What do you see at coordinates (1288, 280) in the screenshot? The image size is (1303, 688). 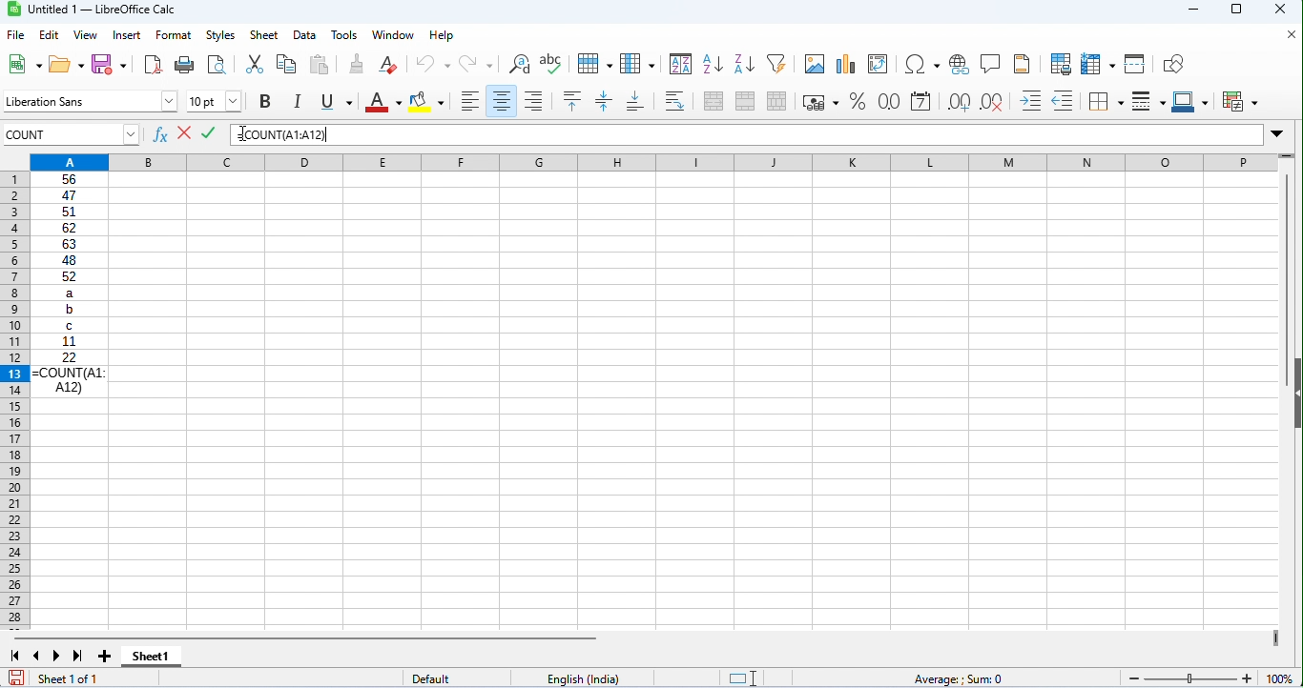 I see `Vertical slide bar` at bounding box center [1288, 280].